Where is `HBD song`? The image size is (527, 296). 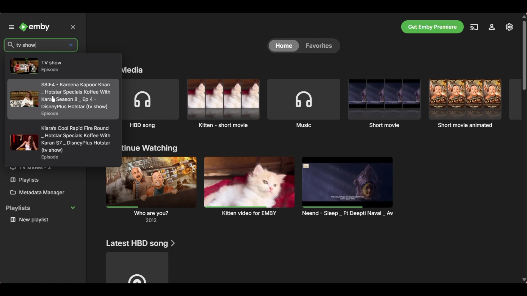
HBD song is located at coordinates (152, 104).